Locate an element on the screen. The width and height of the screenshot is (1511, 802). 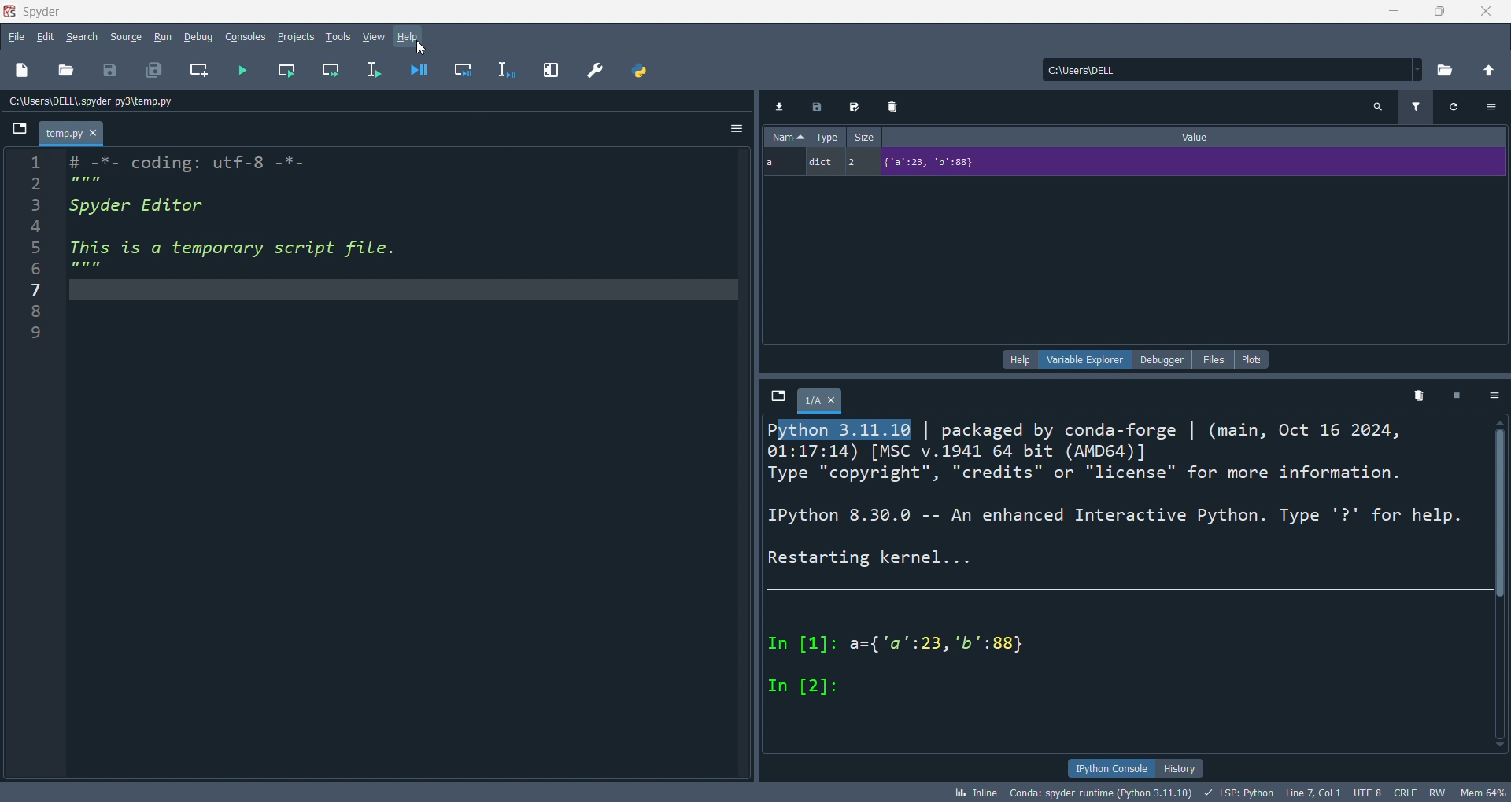
bk Inline Conda: spyder-runtime (Python 3.11.10) + LSP: Python Line7 Coll UTF-8 CRLF RW Mem 64% is located at coordinates (1229, 792).